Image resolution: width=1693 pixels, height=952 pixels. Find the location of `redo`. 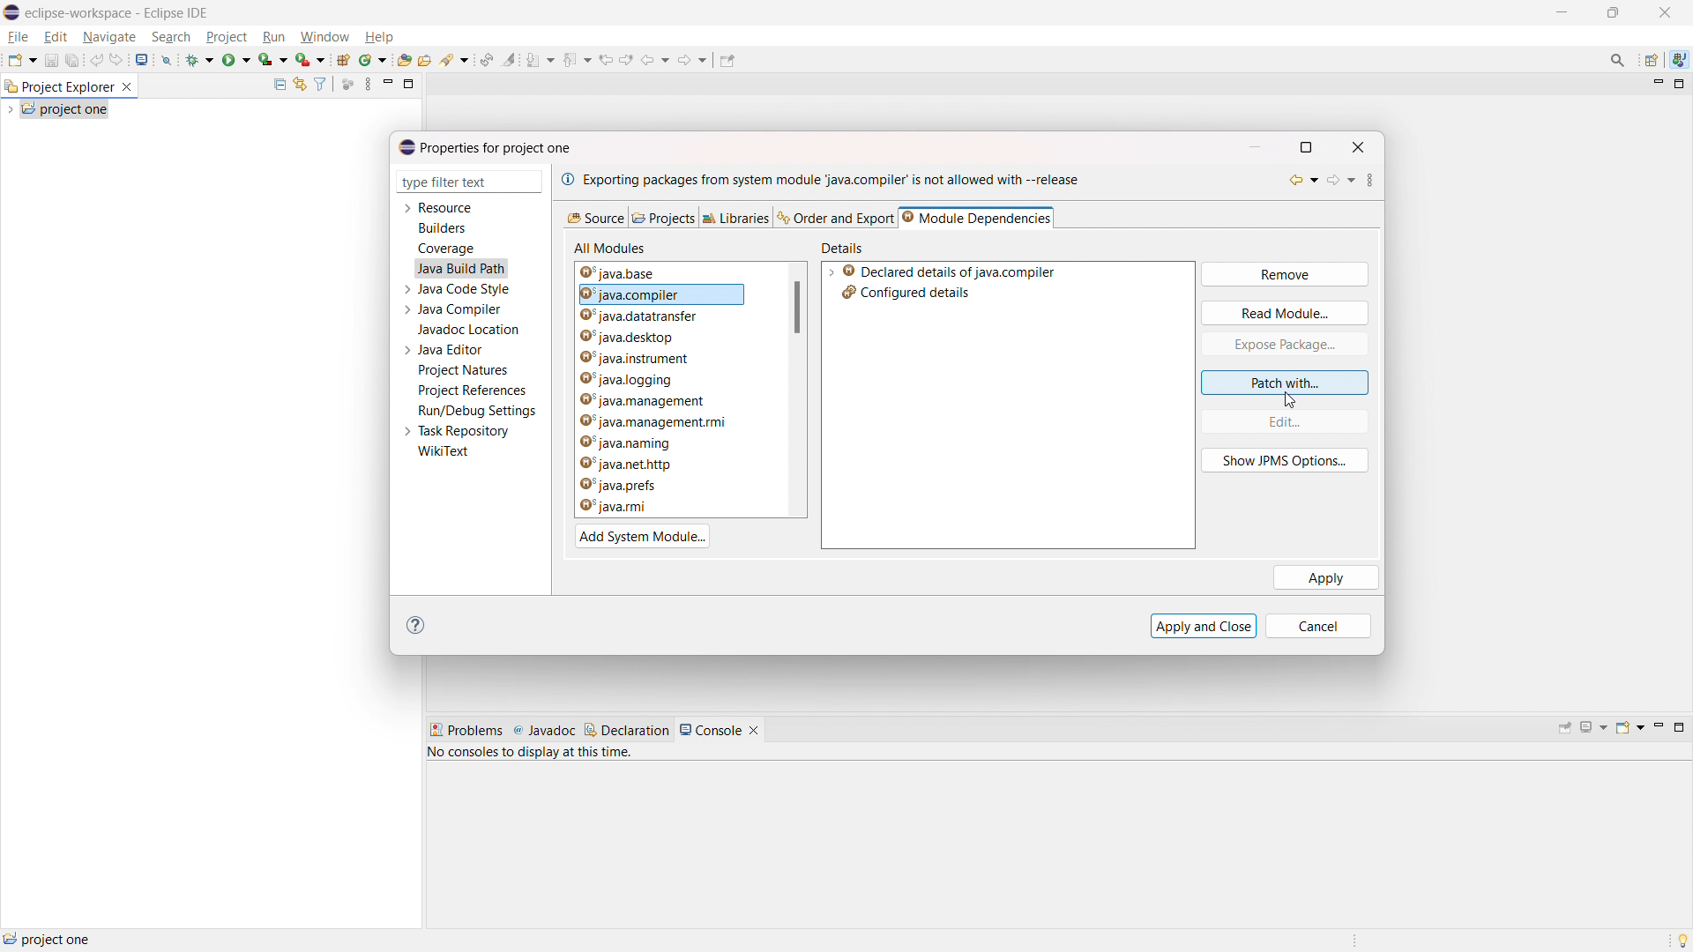

redo is located at coordinates (117, 59).